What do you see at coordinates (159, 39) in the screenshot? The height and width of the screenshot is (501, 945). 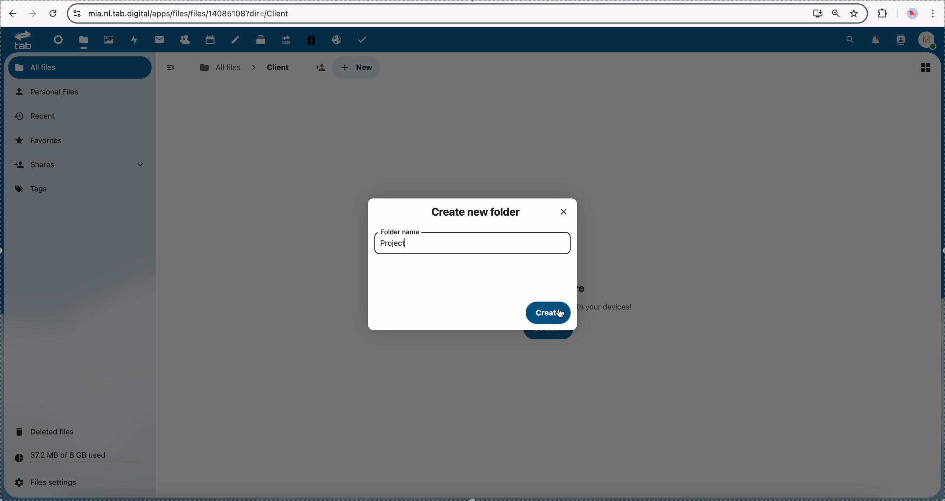 I see `mail` at bounding box center [159, 39].